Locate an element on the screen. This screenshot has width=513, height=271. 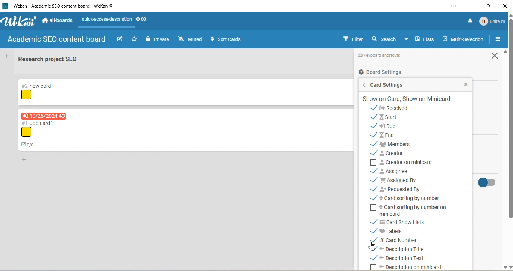
keyboard shortcuts is located at coordinates (384, 57).